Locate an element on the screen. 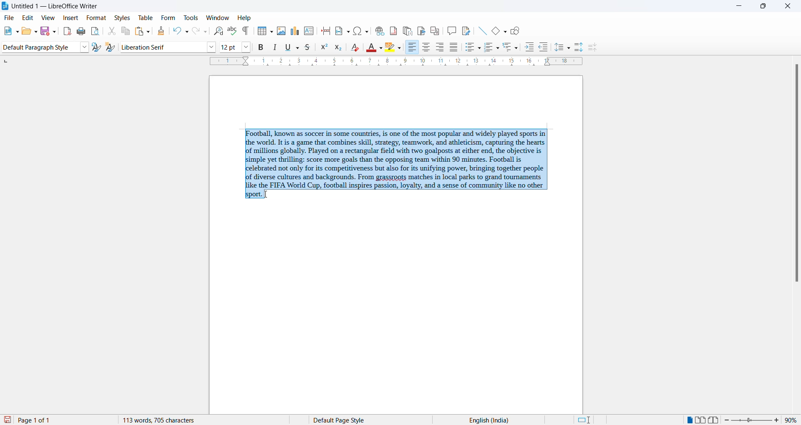  underline options is located at coordinates (297, 47).